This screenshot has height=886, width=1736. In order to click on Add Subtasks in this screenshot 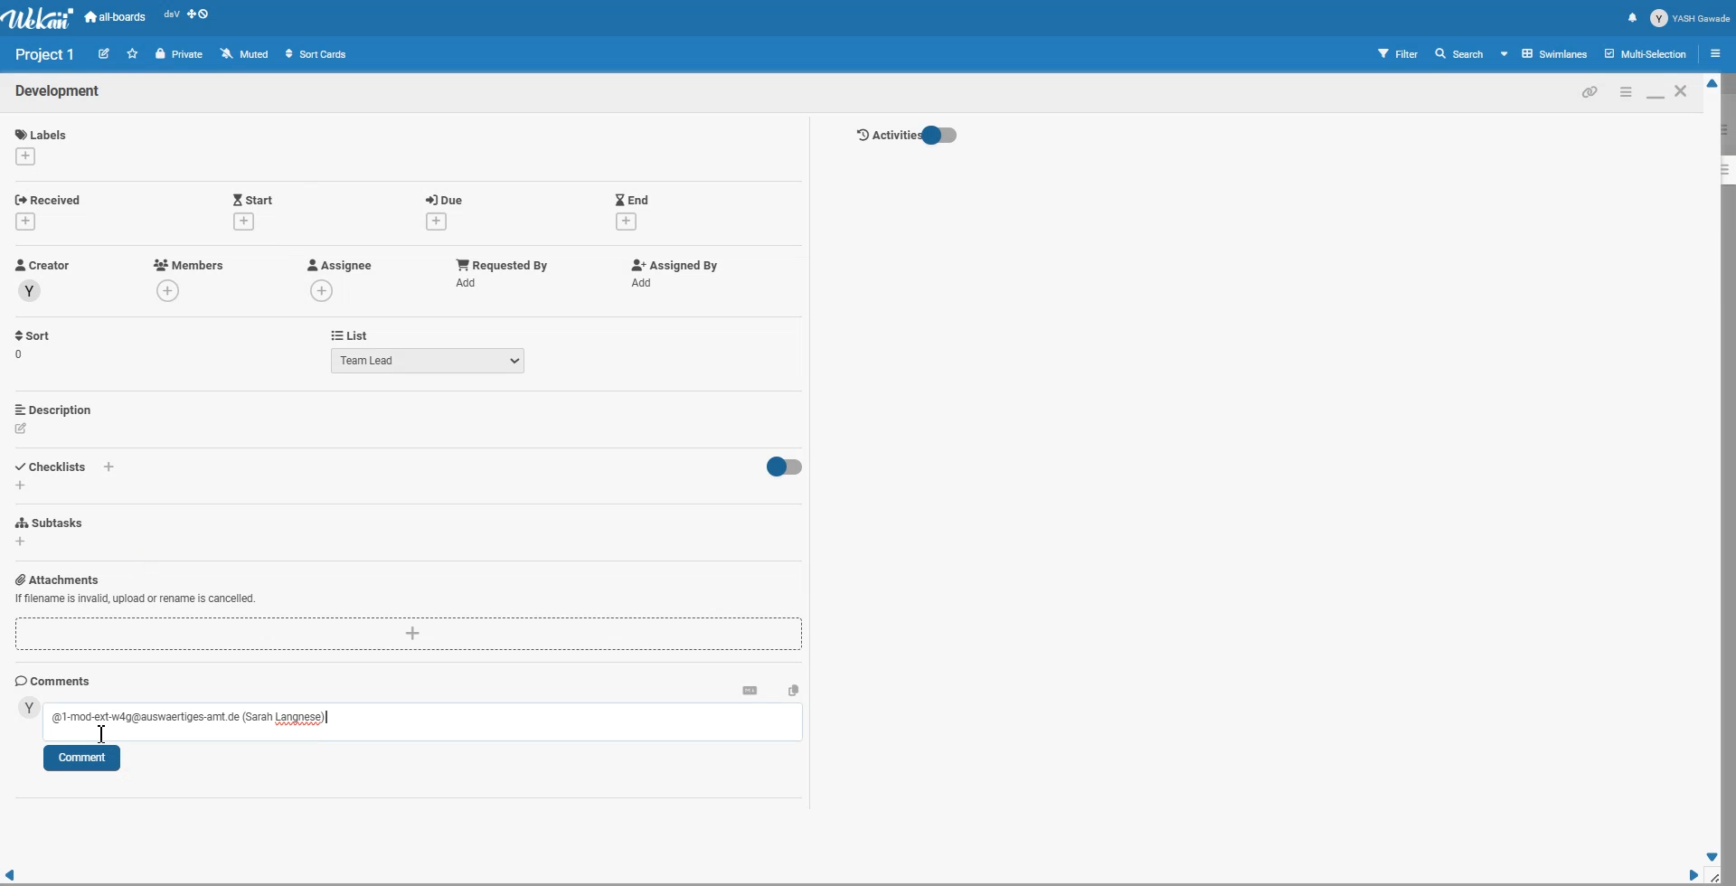, I will do `click(52, 523)`.